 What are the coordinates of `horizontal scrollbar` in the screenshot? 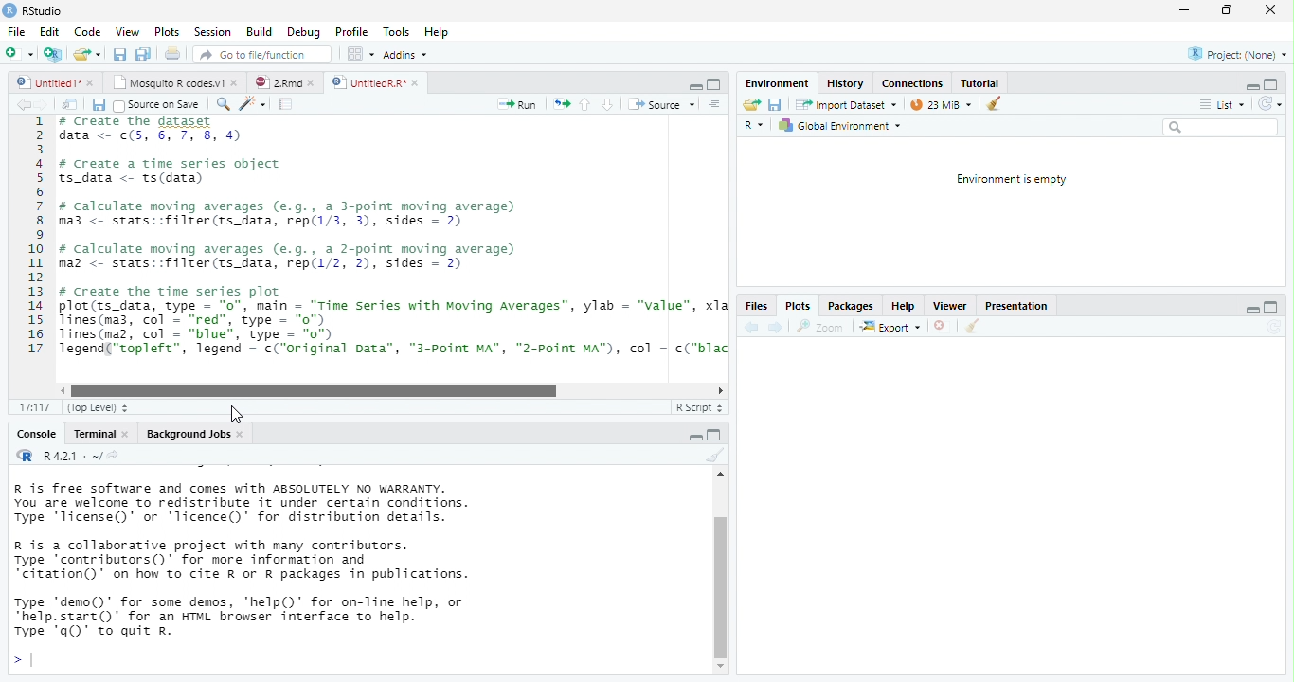 It's located at (315, 391).